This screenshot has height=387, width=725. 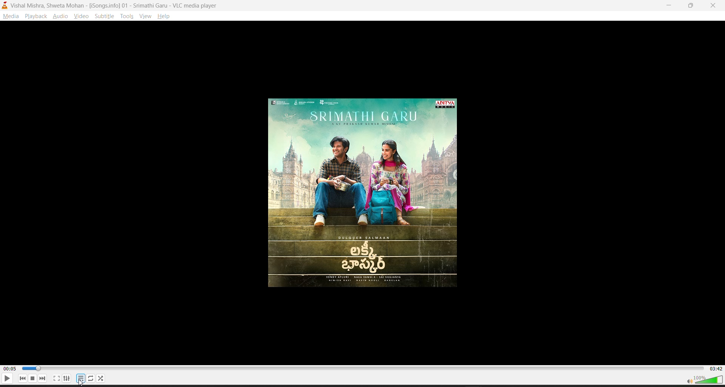 I want to click on vishal mishra, shweta mohan-song info 01-vlc media player, so click(x=117, y=5).